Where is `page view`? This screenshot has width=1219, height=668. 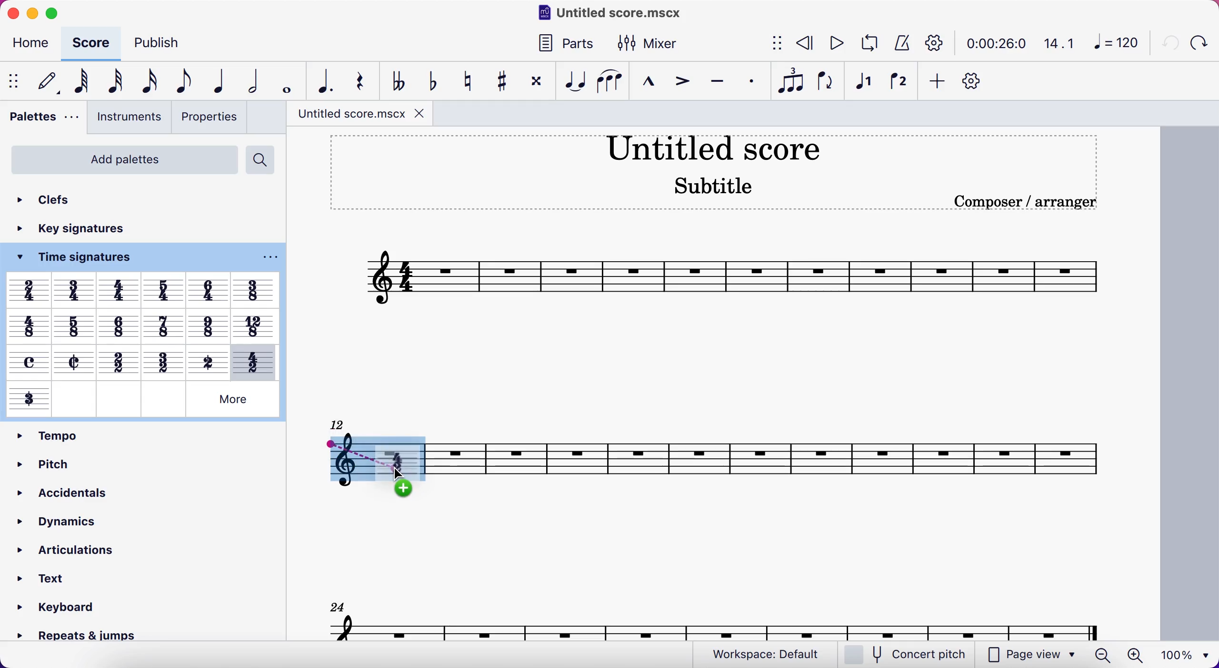
page view is located at coordinates (998, 654).